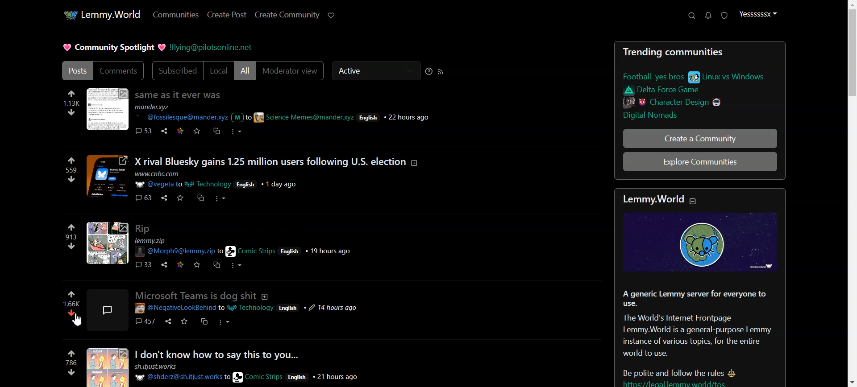  I want to click on Active, so click(376, 70).